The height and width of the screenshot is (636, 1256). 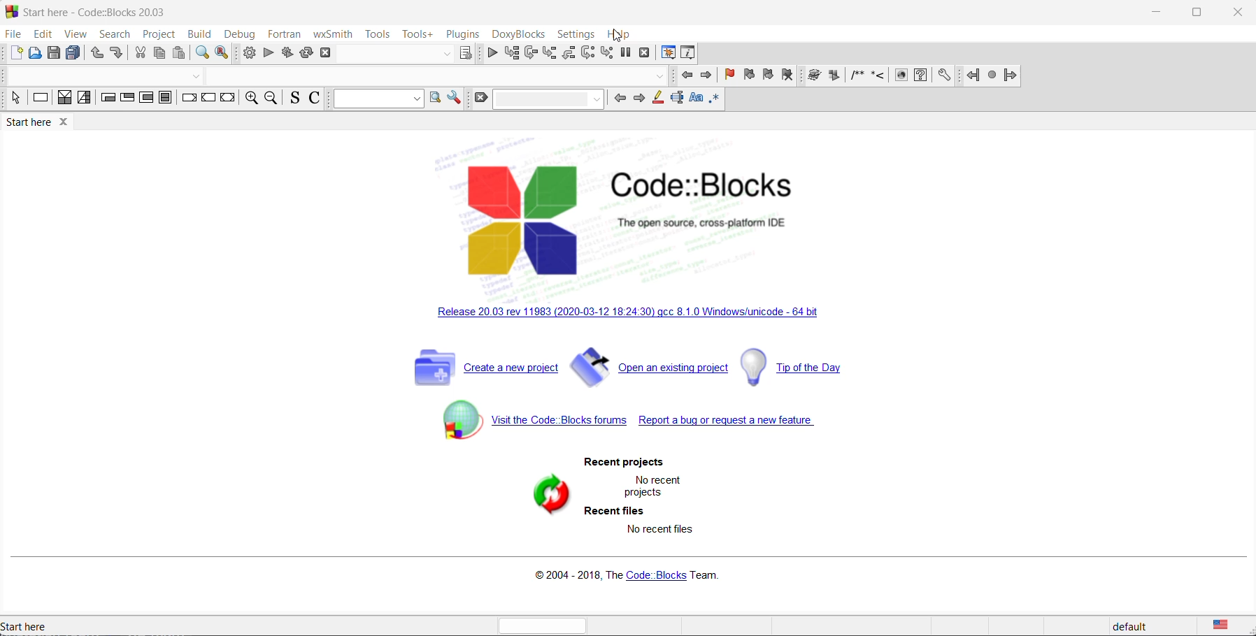 I want to click on add bookmark, so click(x=729, y=75).